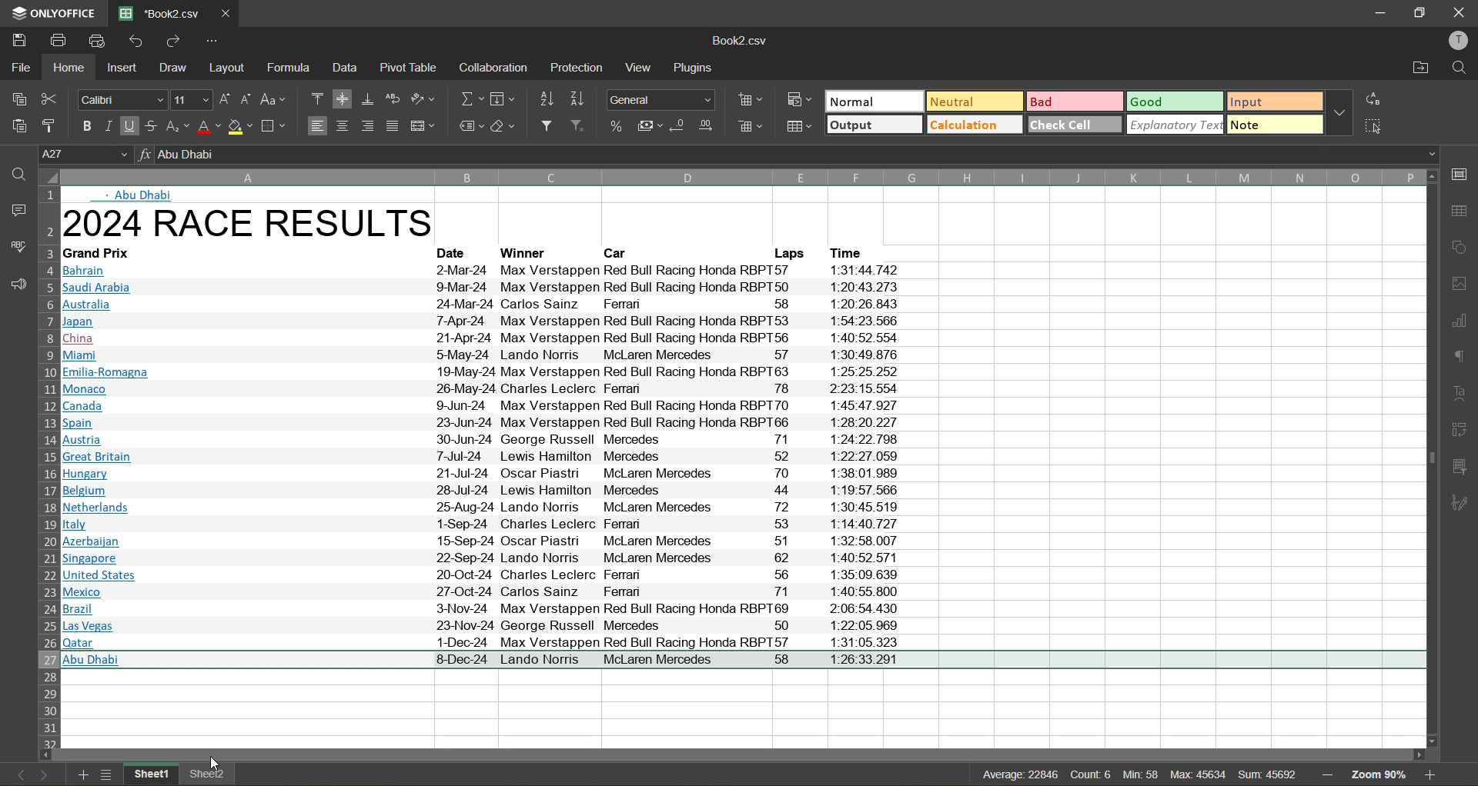 The width and height of the screenshot is (1478, 786). What do you see at coordinates (17, 774) in the screenshot?
I see `previous` at bounding box center [17, 774].